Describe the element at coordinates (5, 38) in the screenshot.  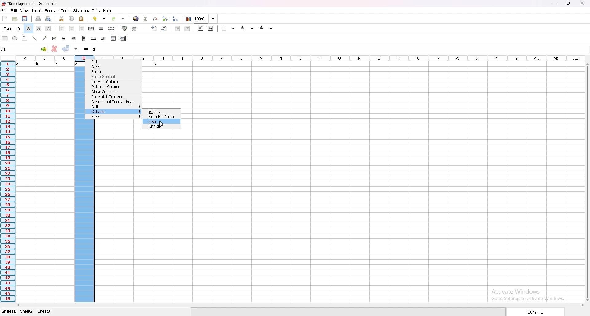
I see `rectangle` at that location.